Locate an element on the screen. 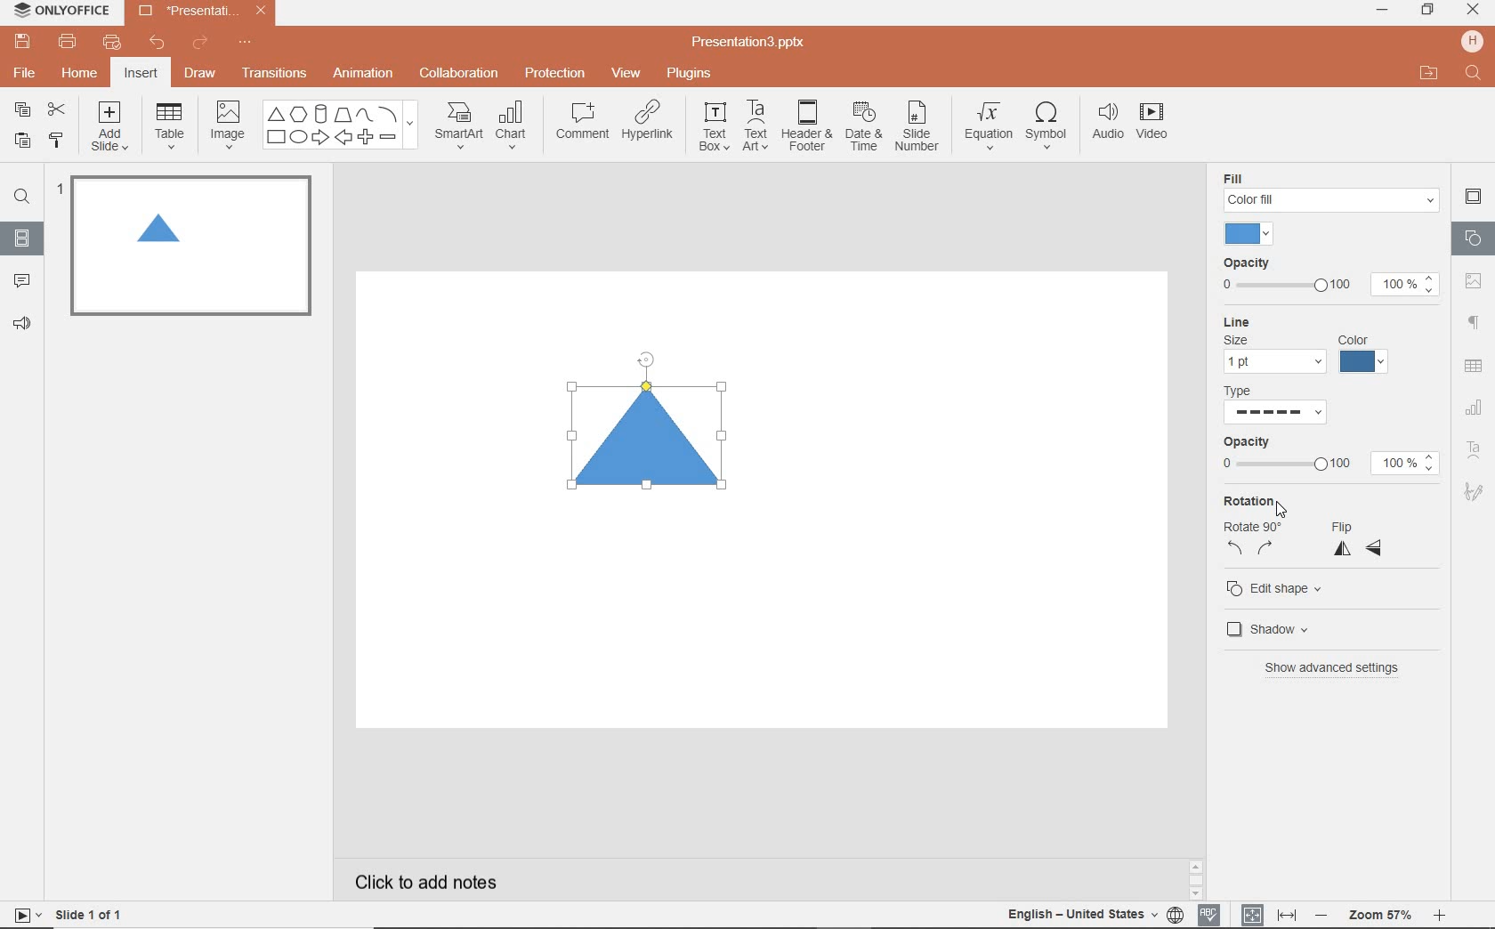  PARAGRAPH SETTINGS is located at coordinates (1475, 323).